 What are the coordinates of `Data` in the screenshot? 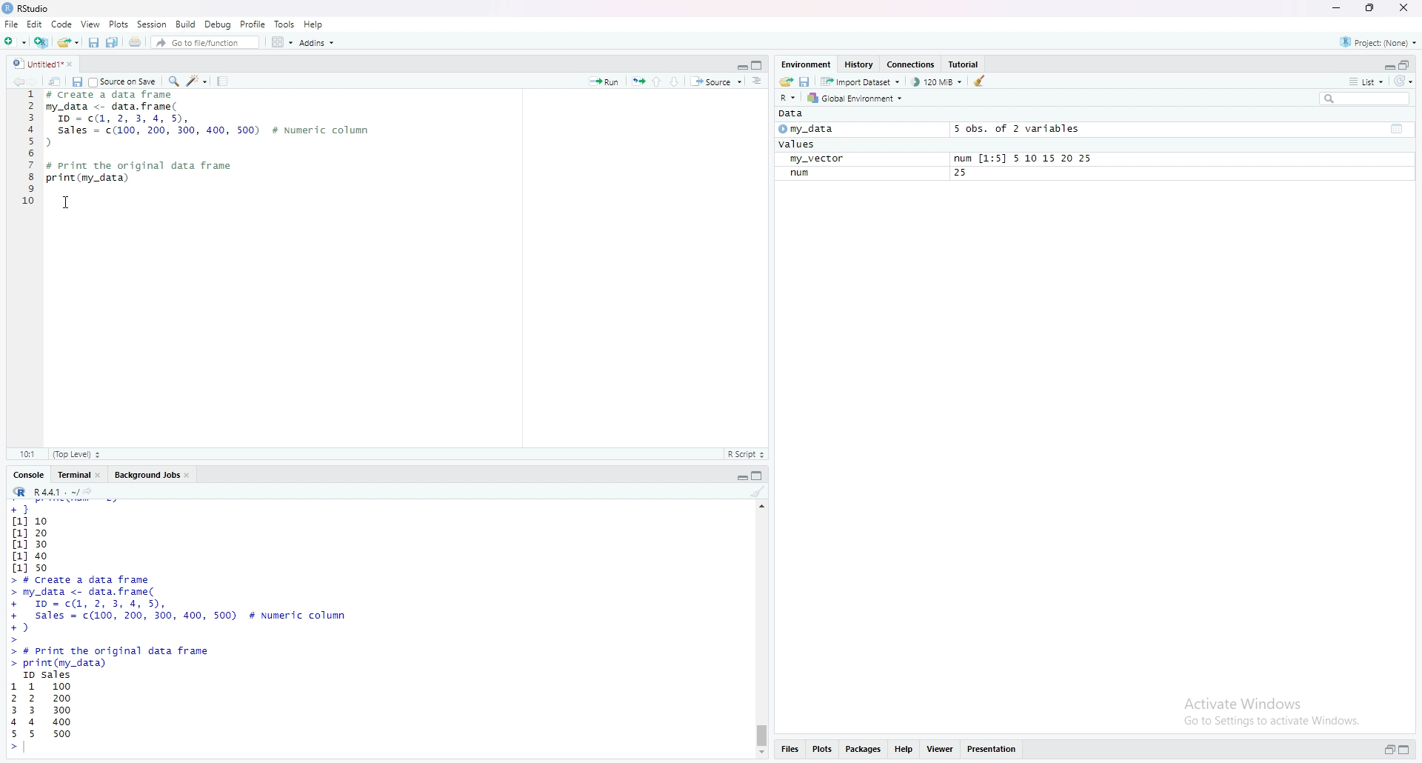 It's located at (792, 116).